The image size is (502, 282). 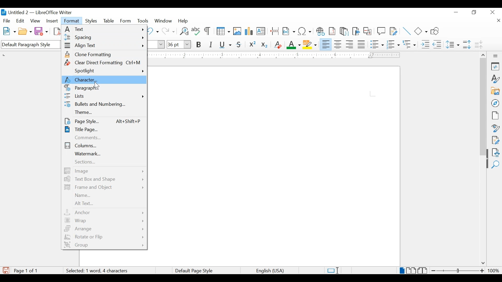 I want to click on subscript, so click(x=265, y=46).